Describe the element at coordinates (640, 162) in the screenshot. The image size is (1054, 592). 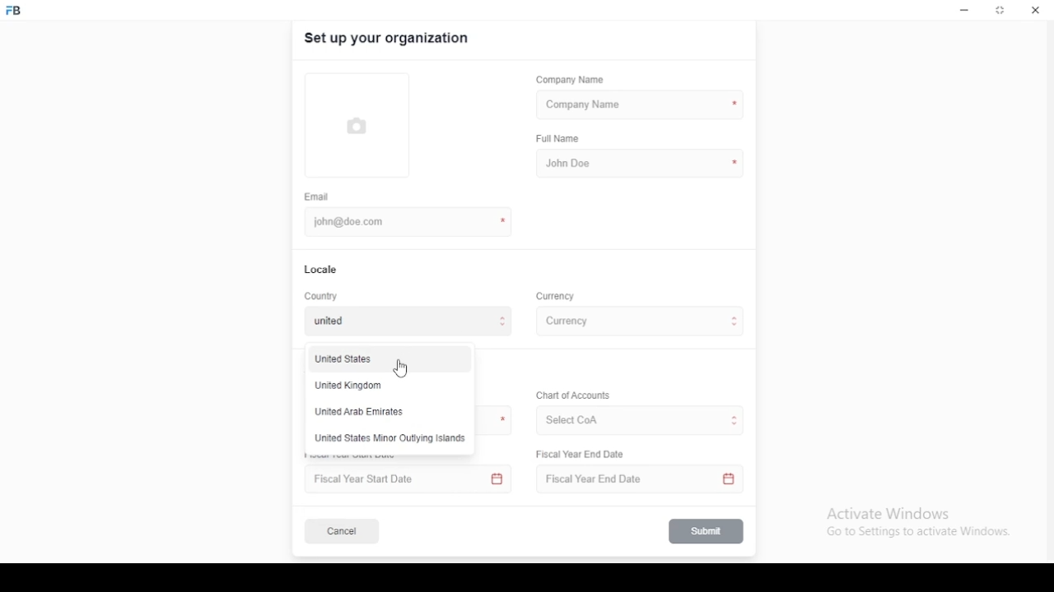
I see `john doe` at that location.